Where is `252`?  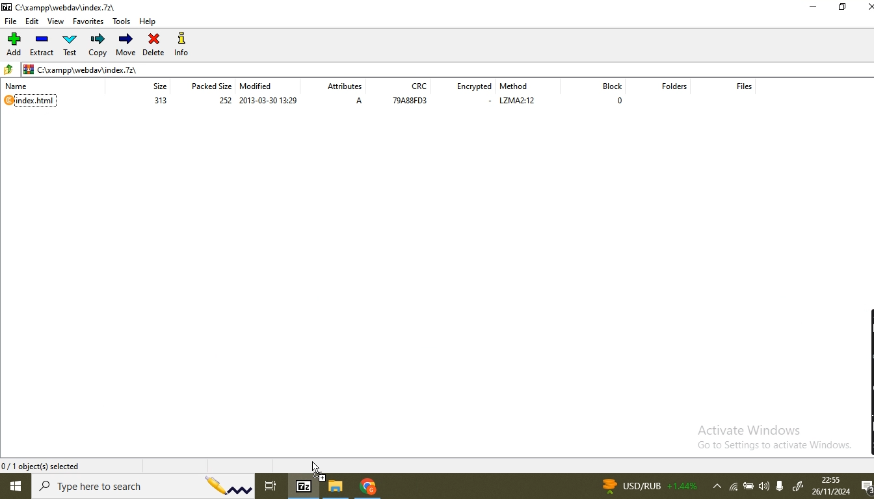
252 is located at coordinates (220, 102).